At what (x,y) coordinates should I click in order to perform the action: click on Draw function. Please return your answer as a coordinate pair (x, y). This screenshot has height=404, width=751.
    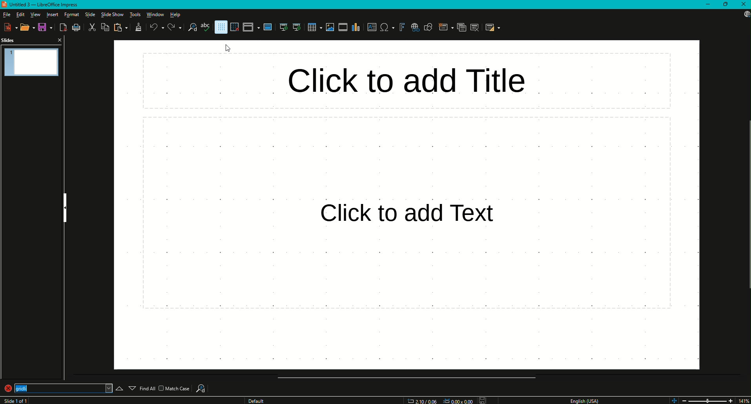
    Looking at the image, I should click on (429, 26).